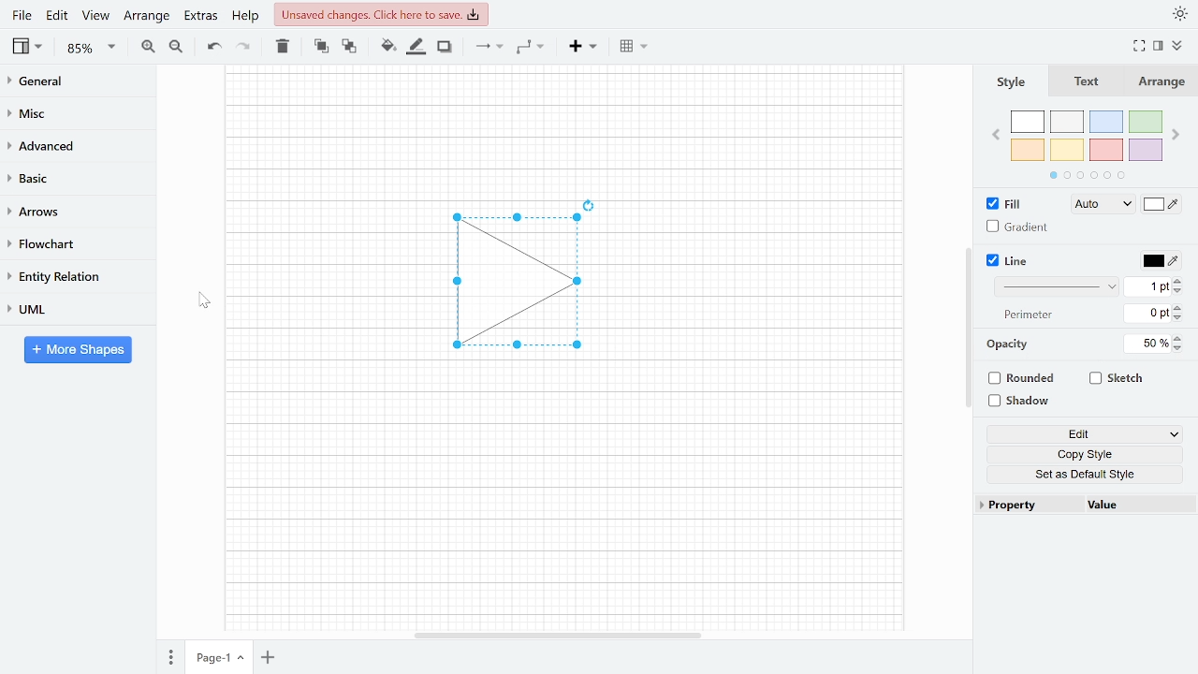 Image resolution: width=1198 pixels, height=674 pixels. Describe the element at coordinates (71, 177) in the screenshot. I see `basic` at that location.